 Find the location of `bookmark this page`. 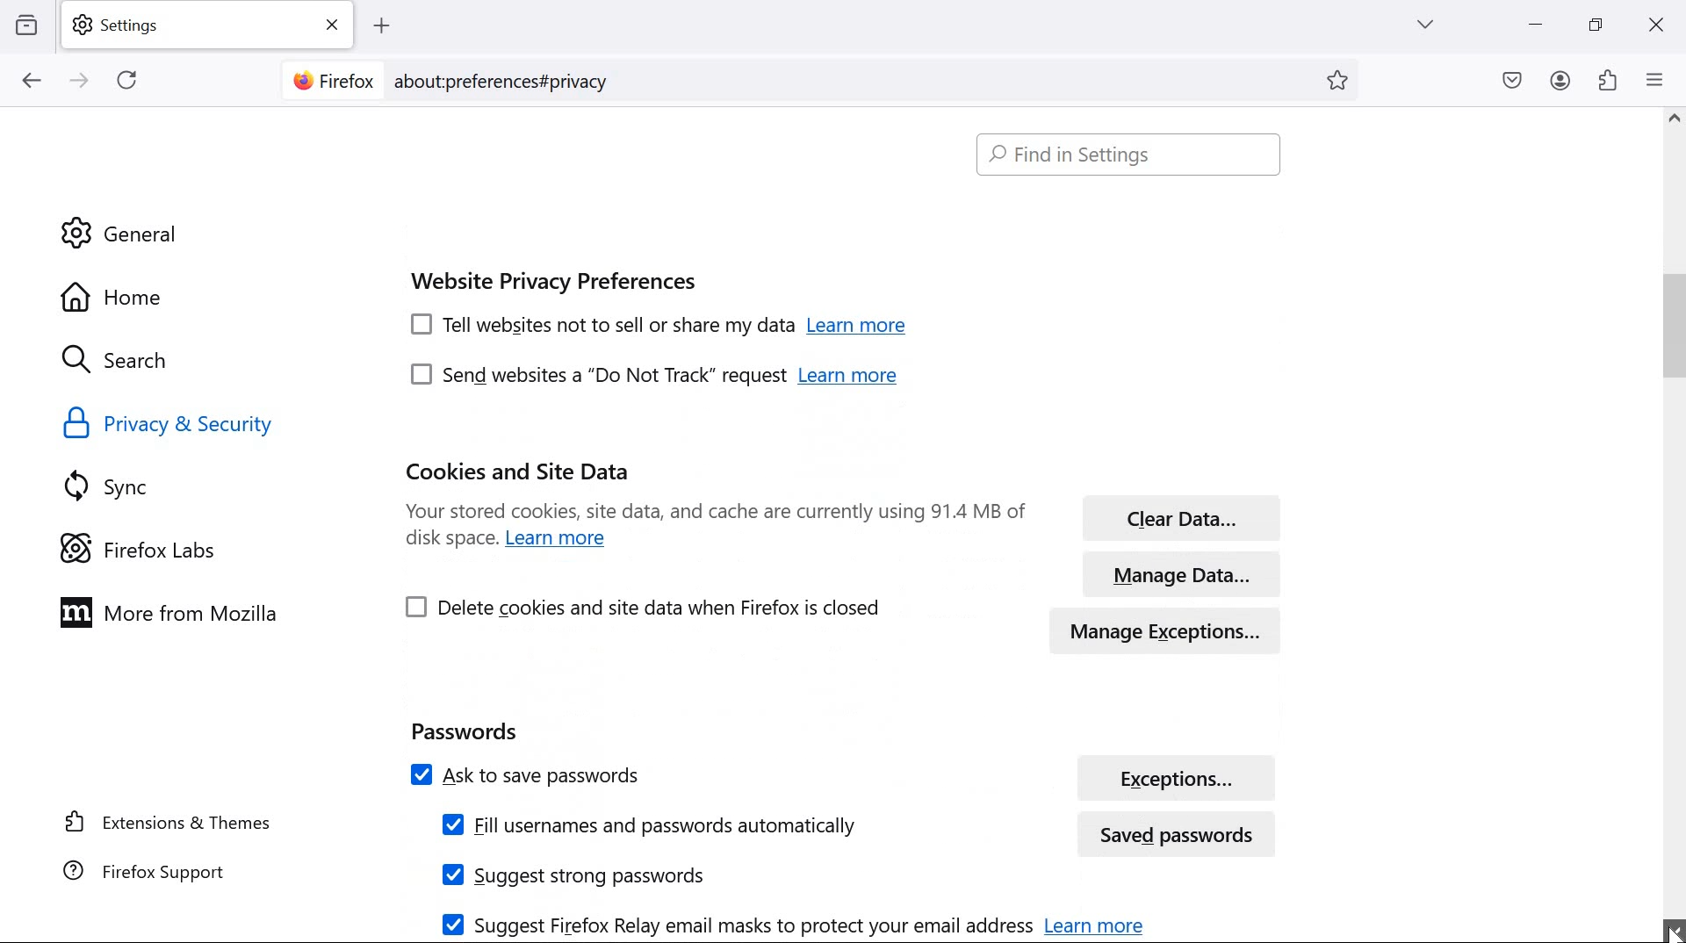

bookmark this page is located at coordinates (1344, 81).